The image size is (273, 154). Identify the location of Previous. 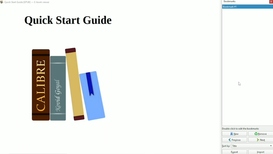
(234, 140).